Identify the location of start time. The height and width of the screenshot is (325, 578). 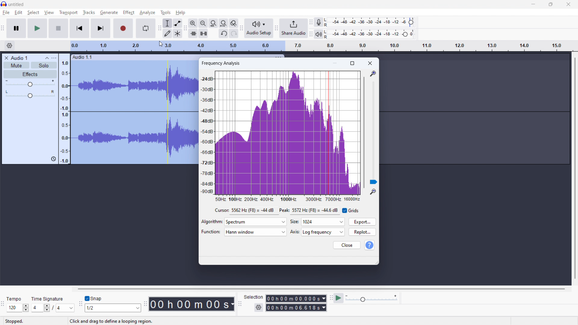
(296, 299).